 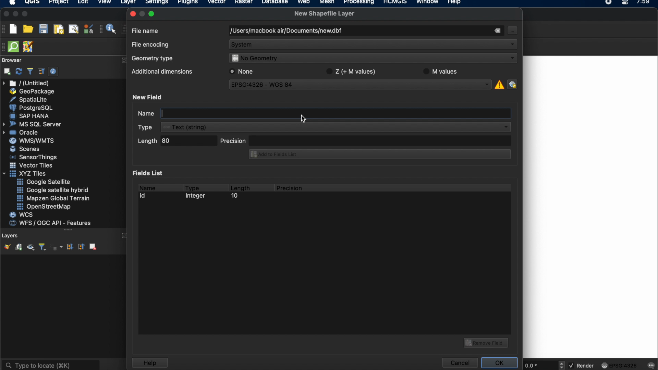 I want to click on enable/disable properties widget, so click(x=53, y=72).